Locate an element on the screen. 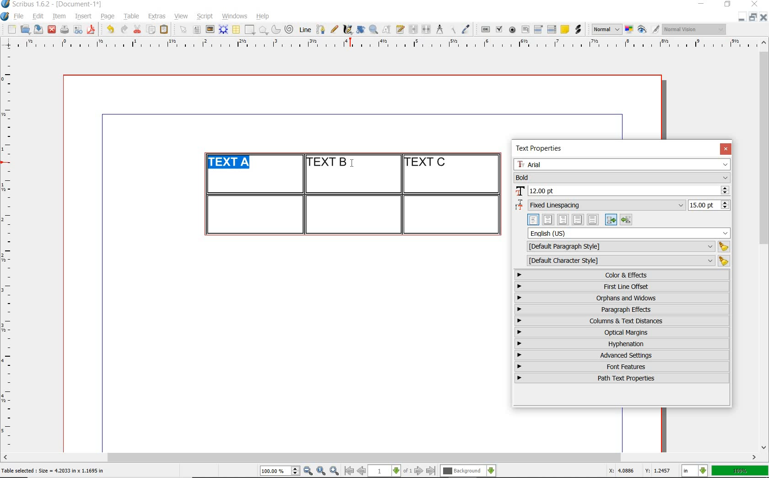 The width and height of the screenshot is (769, 478). table is located at coordinates (237, 30).